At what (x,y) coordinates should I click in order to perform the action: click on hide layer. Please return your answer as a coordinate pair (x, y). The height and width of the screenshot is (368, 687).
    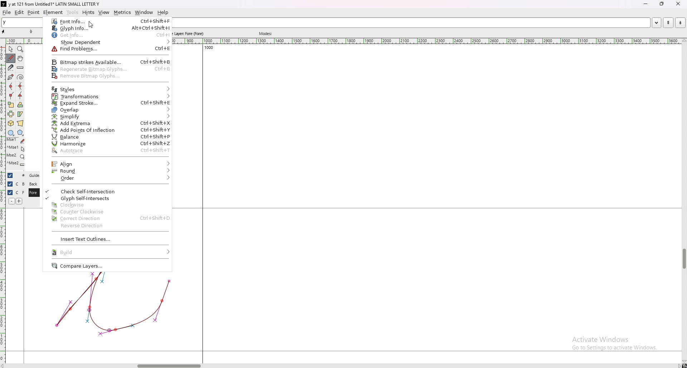
    Looking at the image, I should click on (10, 175).